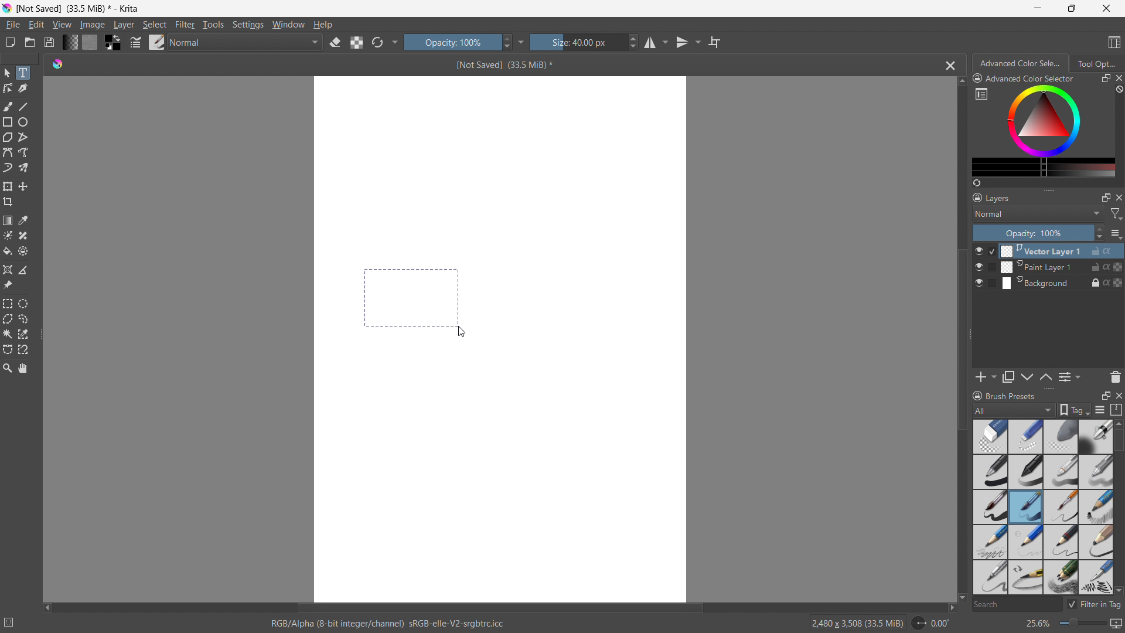  What do you see at coordinates (70, 42) in the screenshot?
I see `fill gradients` at bounding box center [70, 42].